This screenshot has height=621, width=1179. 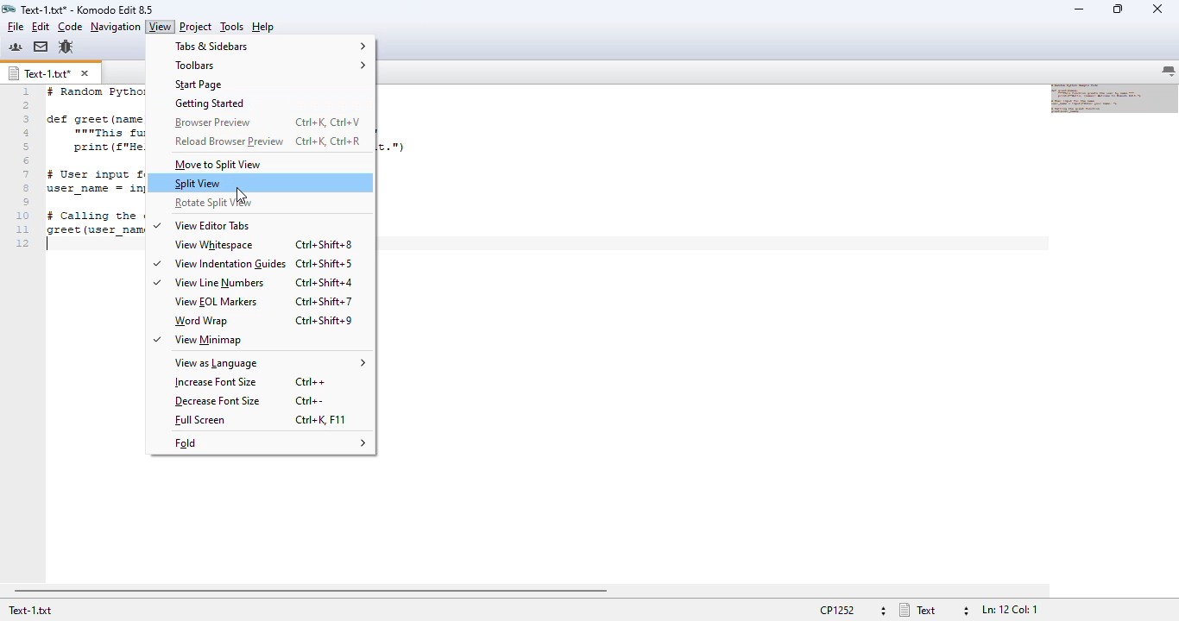 What do you see at coordinates (1010, 611) in the screenshot?
I see `file position` at bounding box center [1010, 611].